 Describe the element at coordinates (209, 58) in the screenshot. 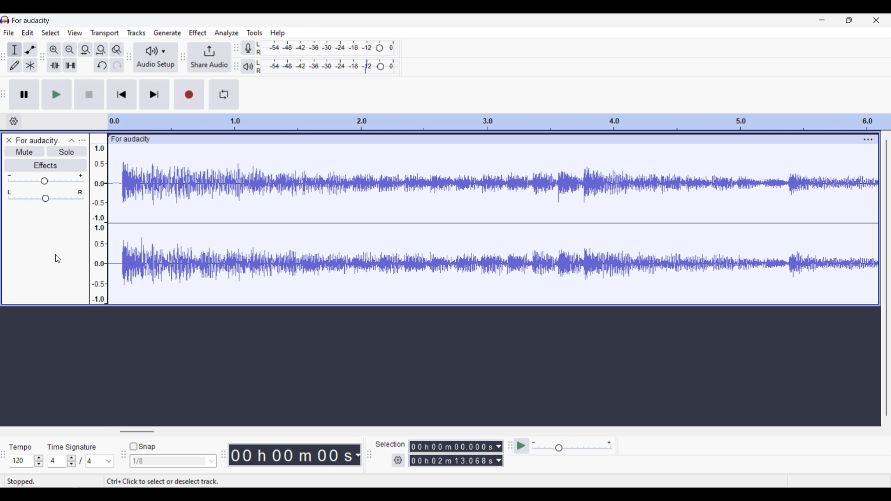

I see `Share audio` at that location.